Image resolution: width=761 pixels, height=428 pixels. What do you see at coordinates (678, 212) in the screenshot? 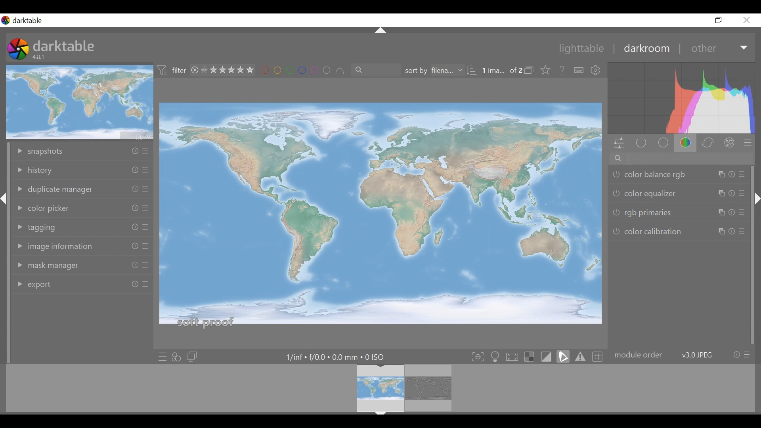
I see `rgb pirimaries` at bounding box center [678, 212].